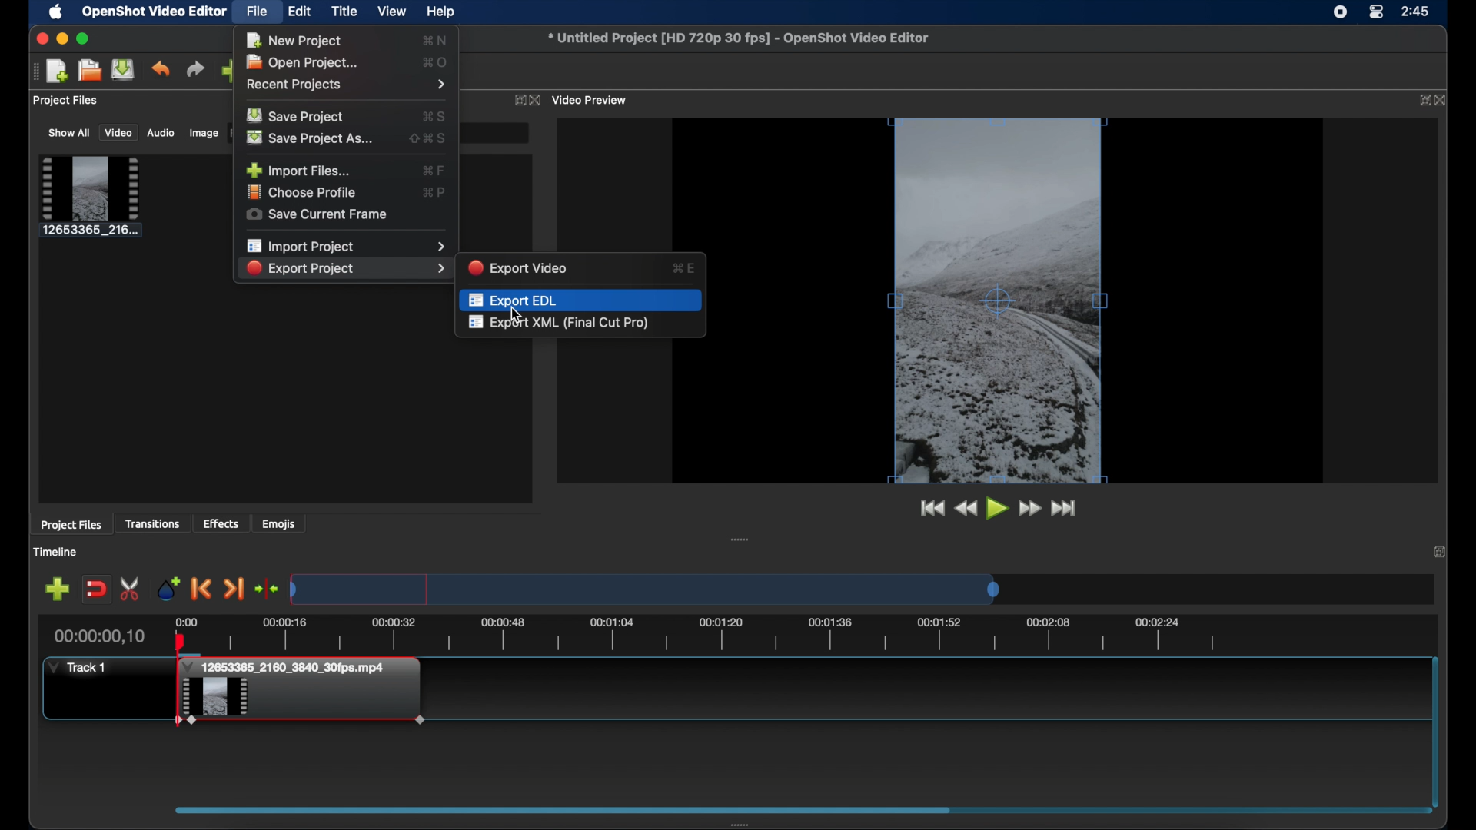 Image resolution: width=1476 pixels, height=830 pixels. Describe the element at coordinates (304, 193) in the screenshot. I see `choose profile` at that location.